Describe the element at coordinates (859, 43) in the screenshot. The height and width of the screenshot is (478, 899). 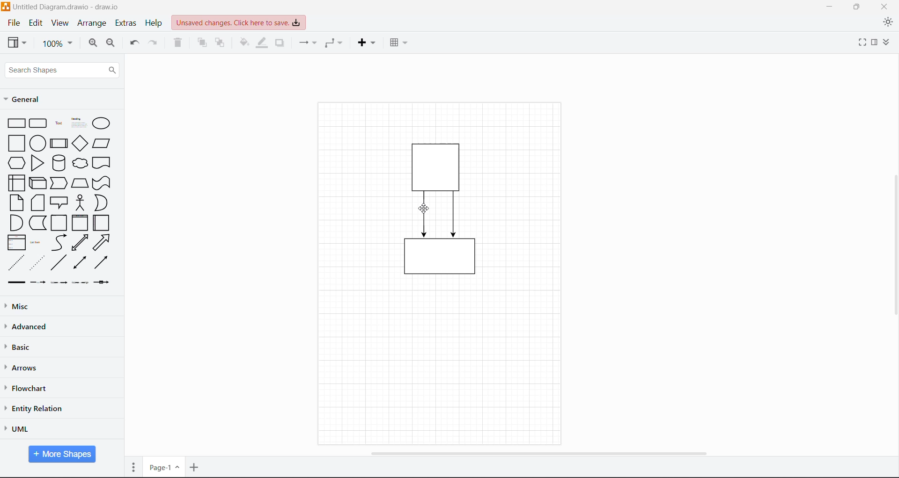
I see `Fullscreen` at that location.